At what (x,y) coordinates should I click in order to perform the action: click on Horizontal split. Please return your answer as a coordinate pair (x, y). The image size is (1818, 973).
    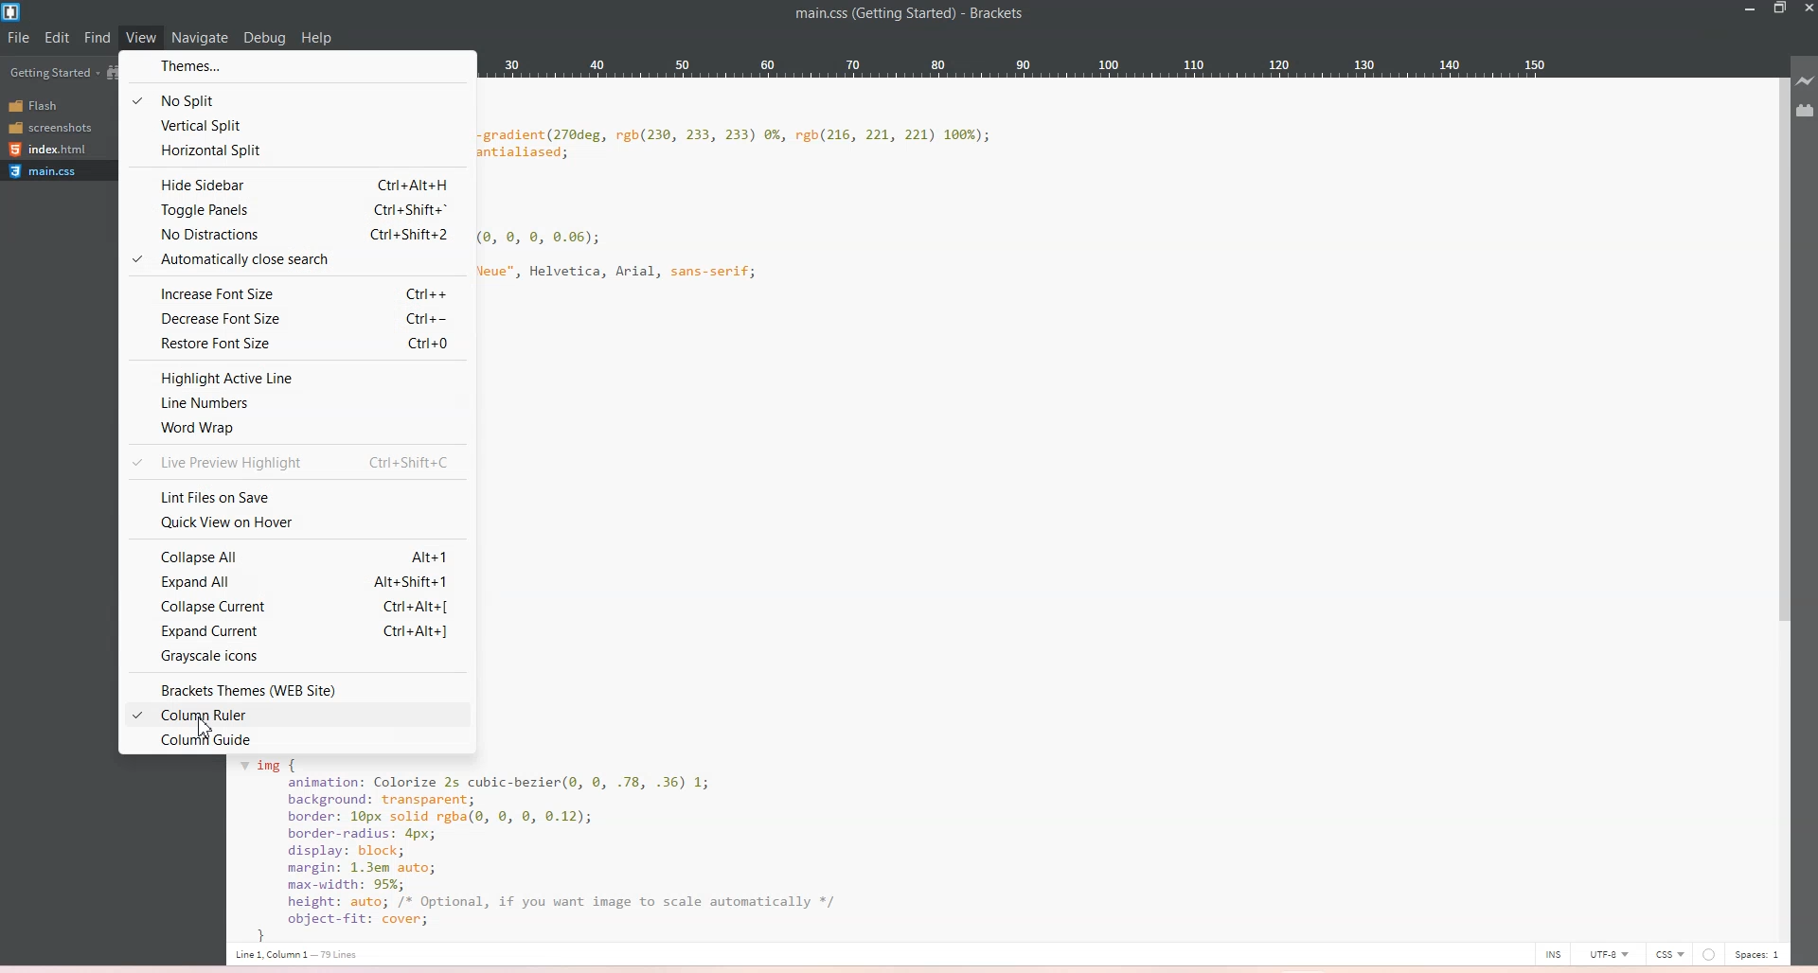
    Looking at the image, I should click on (297, 150).